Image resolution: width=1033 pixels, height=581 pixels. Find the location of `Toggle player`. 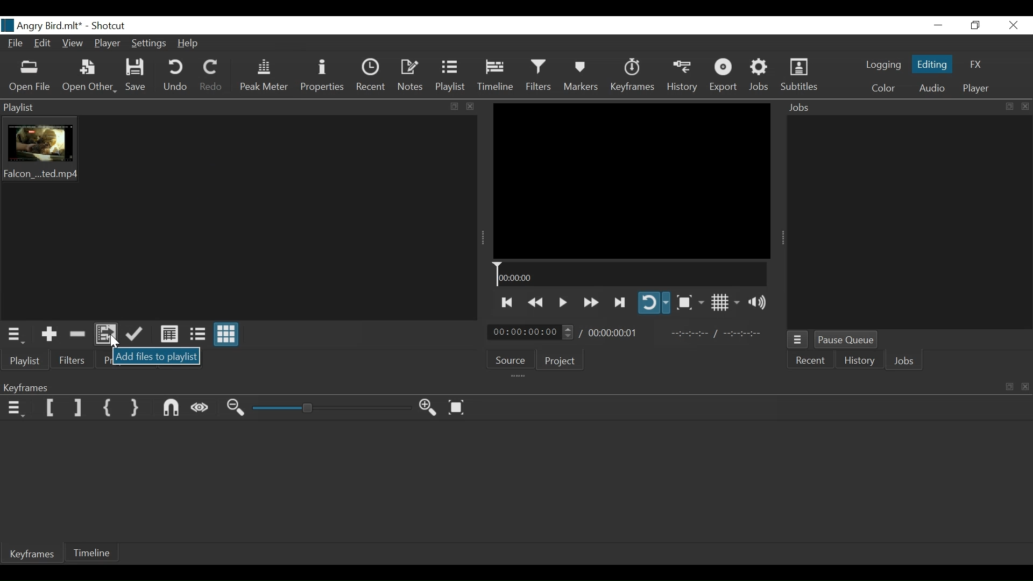

Toggle player is located at coordinates (654, 302).